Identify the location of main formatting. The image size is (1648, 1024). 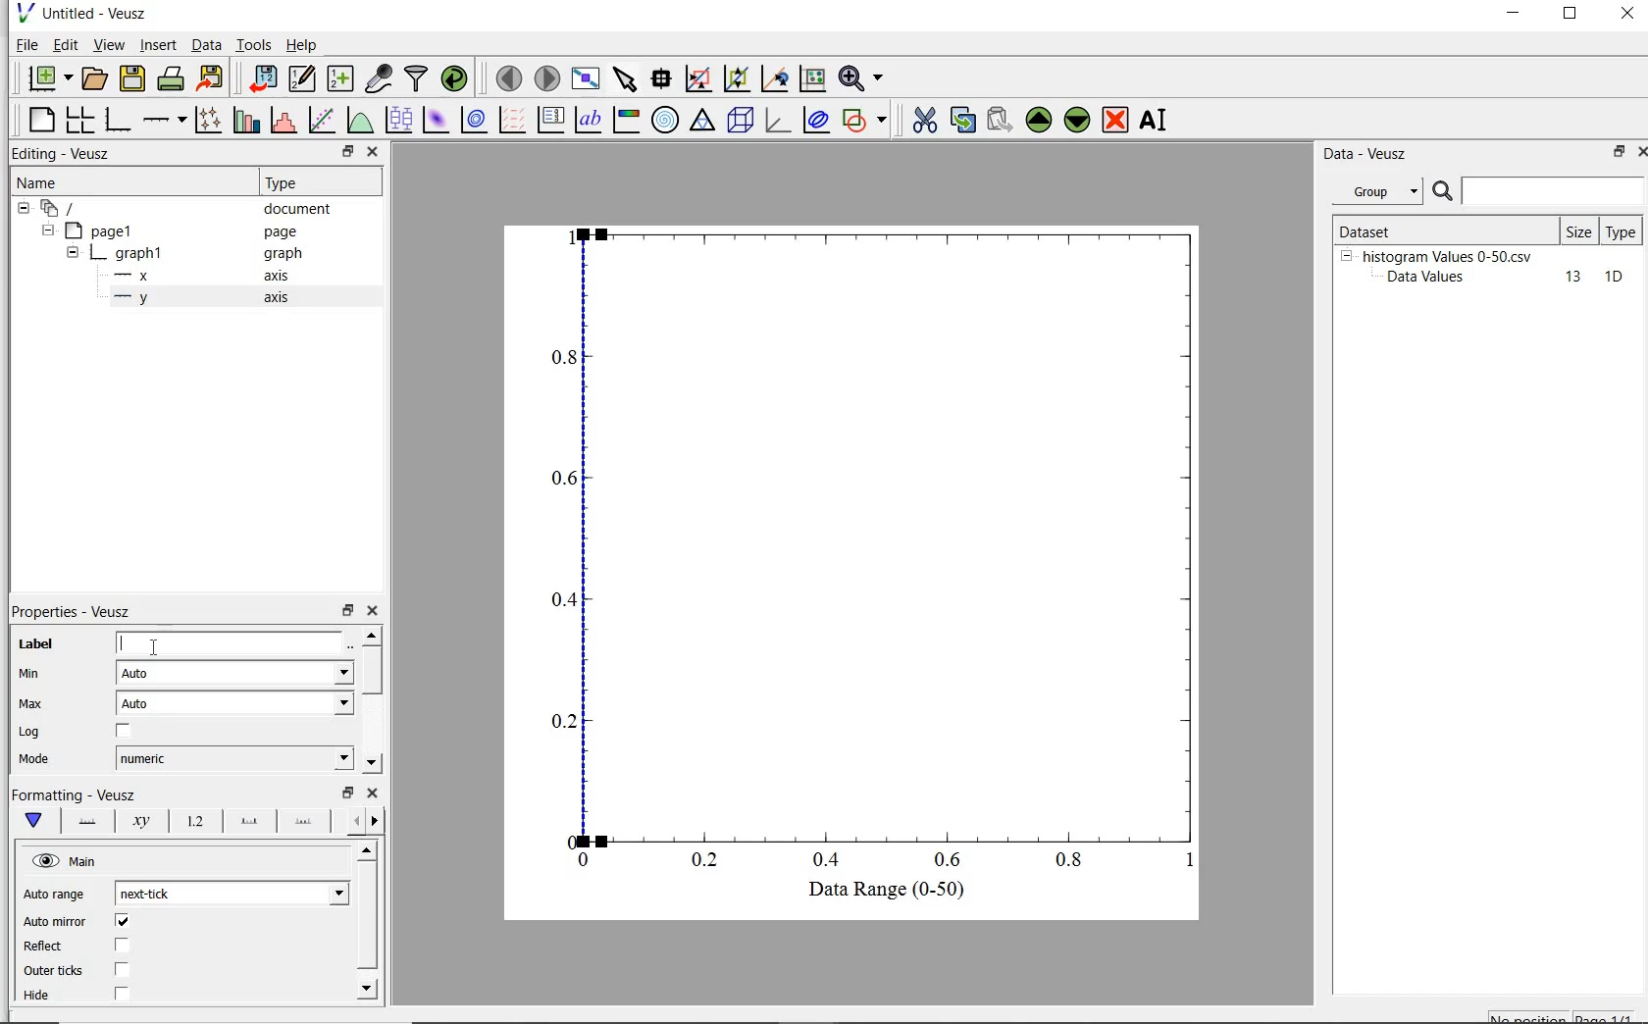
(36, 821).